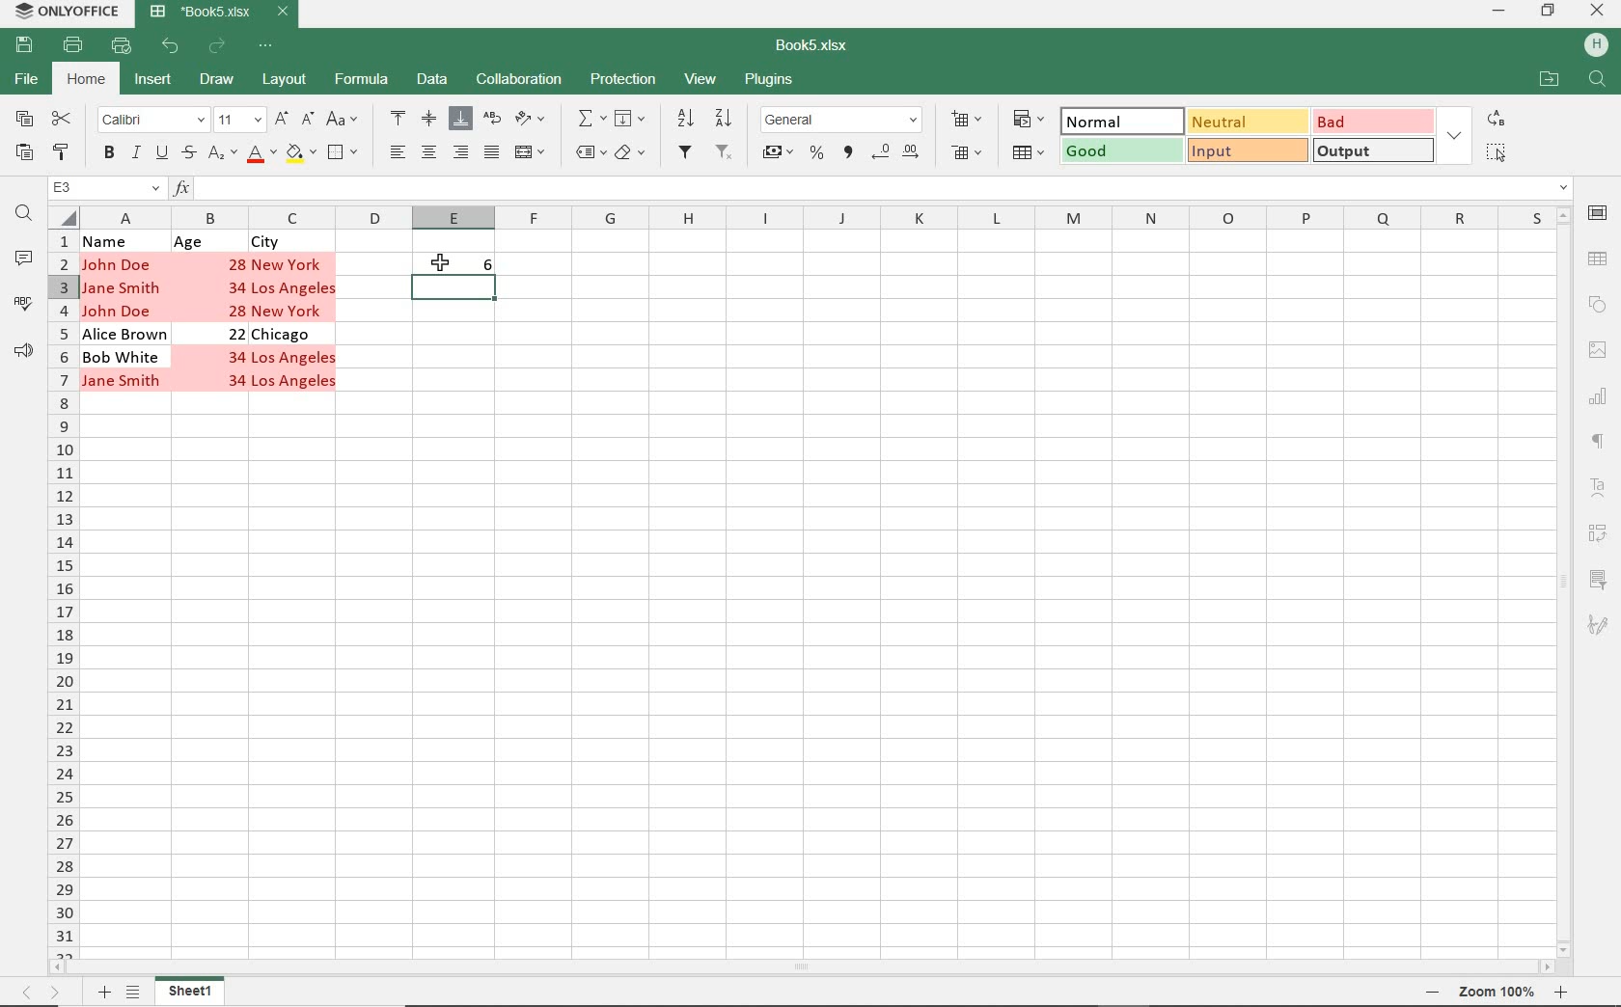  I want to click on ACCOUNT STYLE, so click(778, 153).